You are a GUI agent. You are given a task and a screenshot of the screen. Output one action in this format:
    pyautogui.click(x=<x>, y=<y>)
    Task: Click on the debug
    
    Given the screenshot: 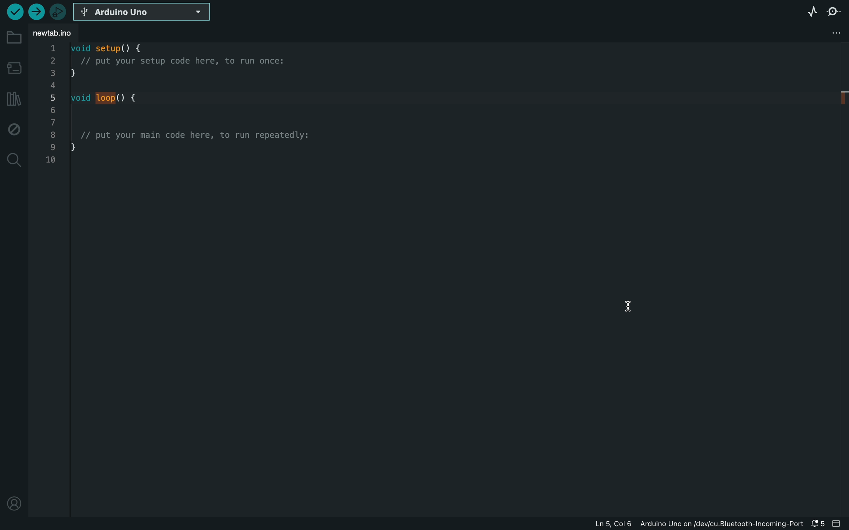 What is the action you would take?
    pyautogui.click(x=14, y=128)
    